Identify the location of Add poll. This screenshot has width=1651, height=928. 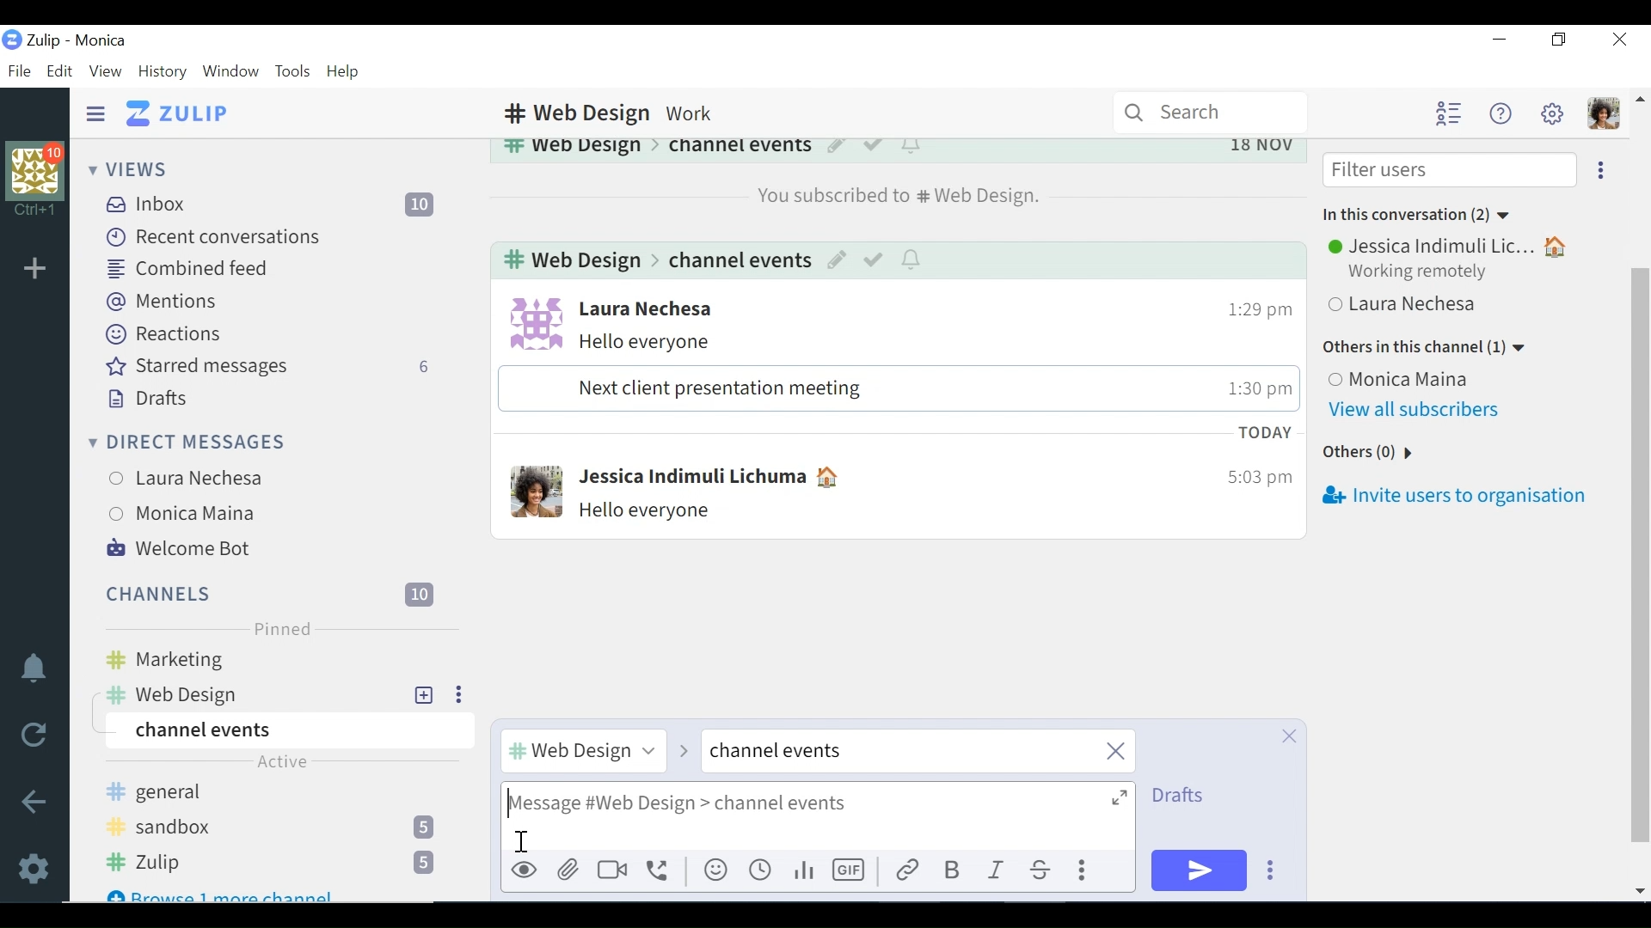
(802, 871).